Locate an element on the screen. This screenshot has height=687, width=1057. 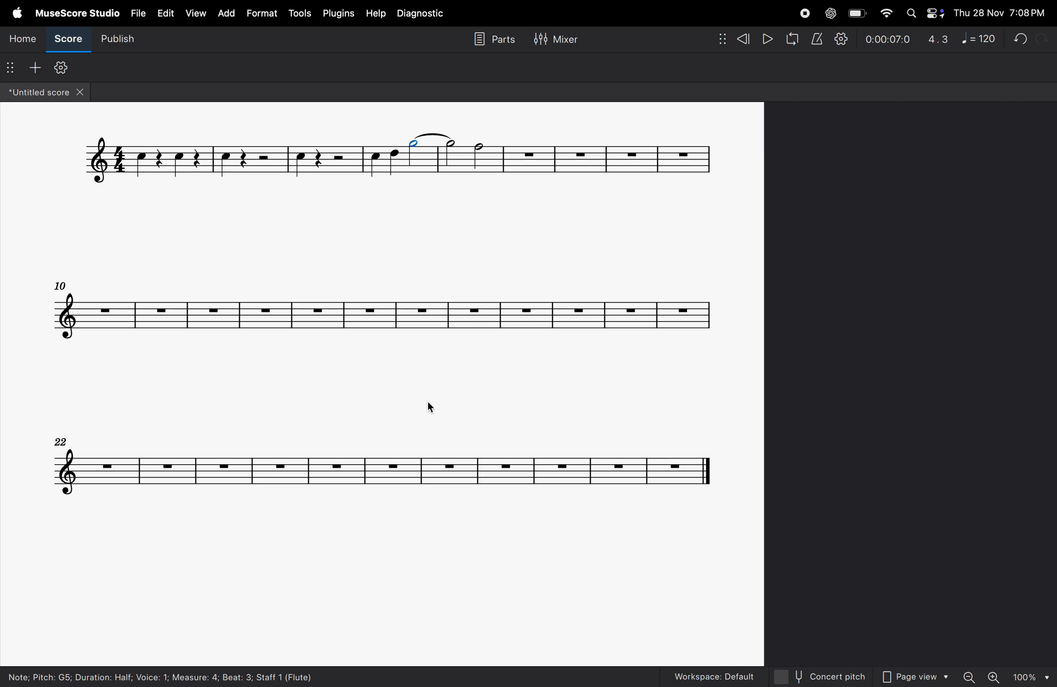
100 is located at coordinates (1028, 677).